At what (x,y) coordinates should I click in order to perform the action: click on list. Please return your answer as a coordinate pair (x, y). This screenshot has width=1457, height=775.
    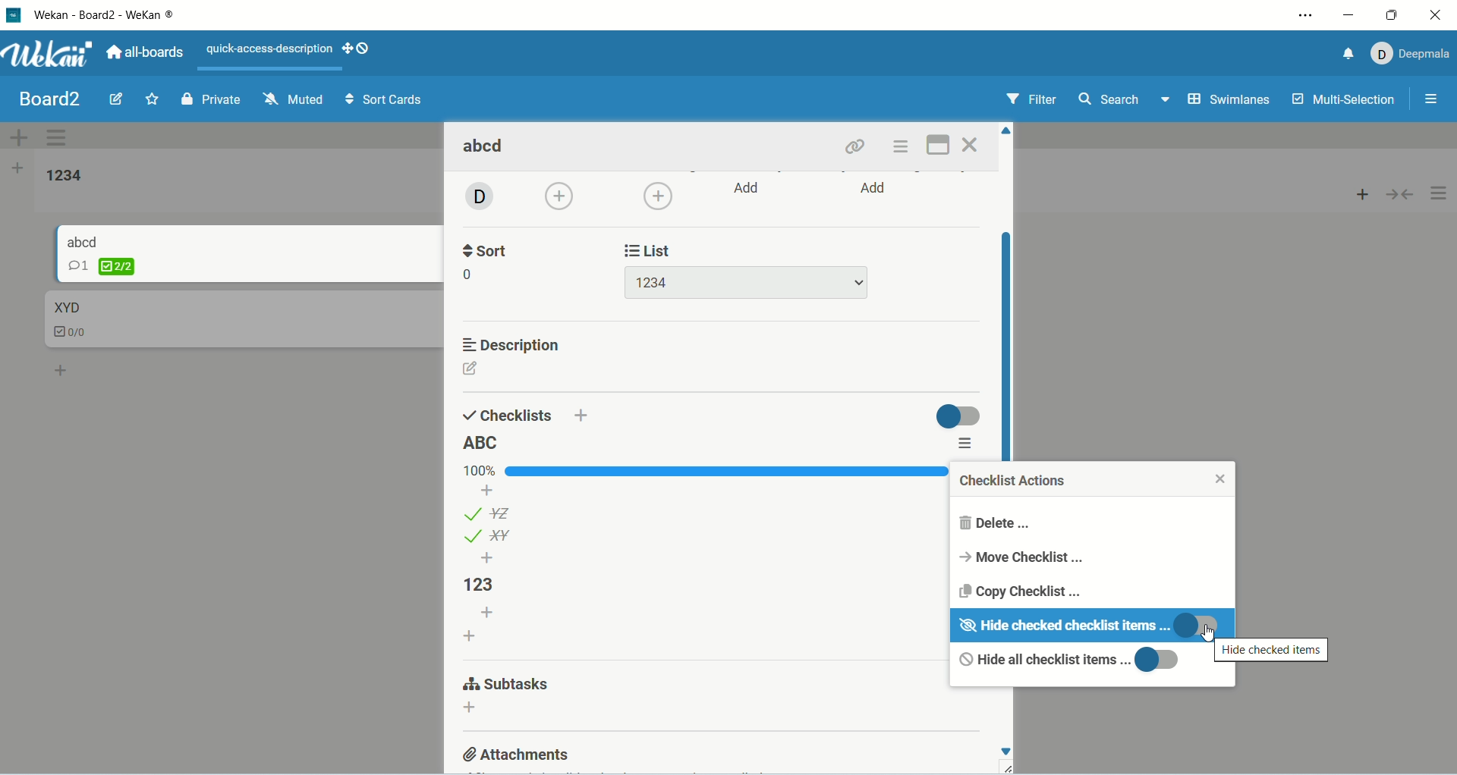
    Looking at the image, I should click on (487, 536).